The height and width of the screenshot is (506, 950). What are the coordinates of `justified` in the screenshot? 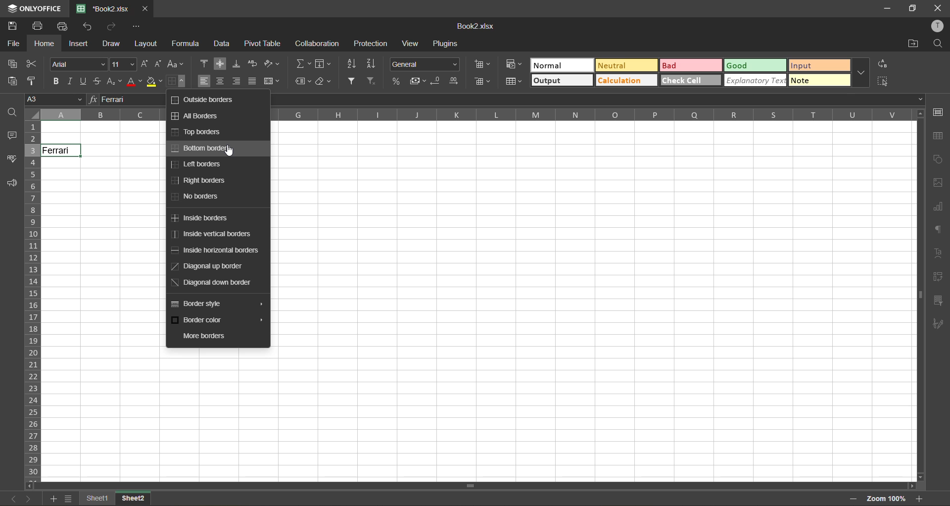 It's located at (251, 81).